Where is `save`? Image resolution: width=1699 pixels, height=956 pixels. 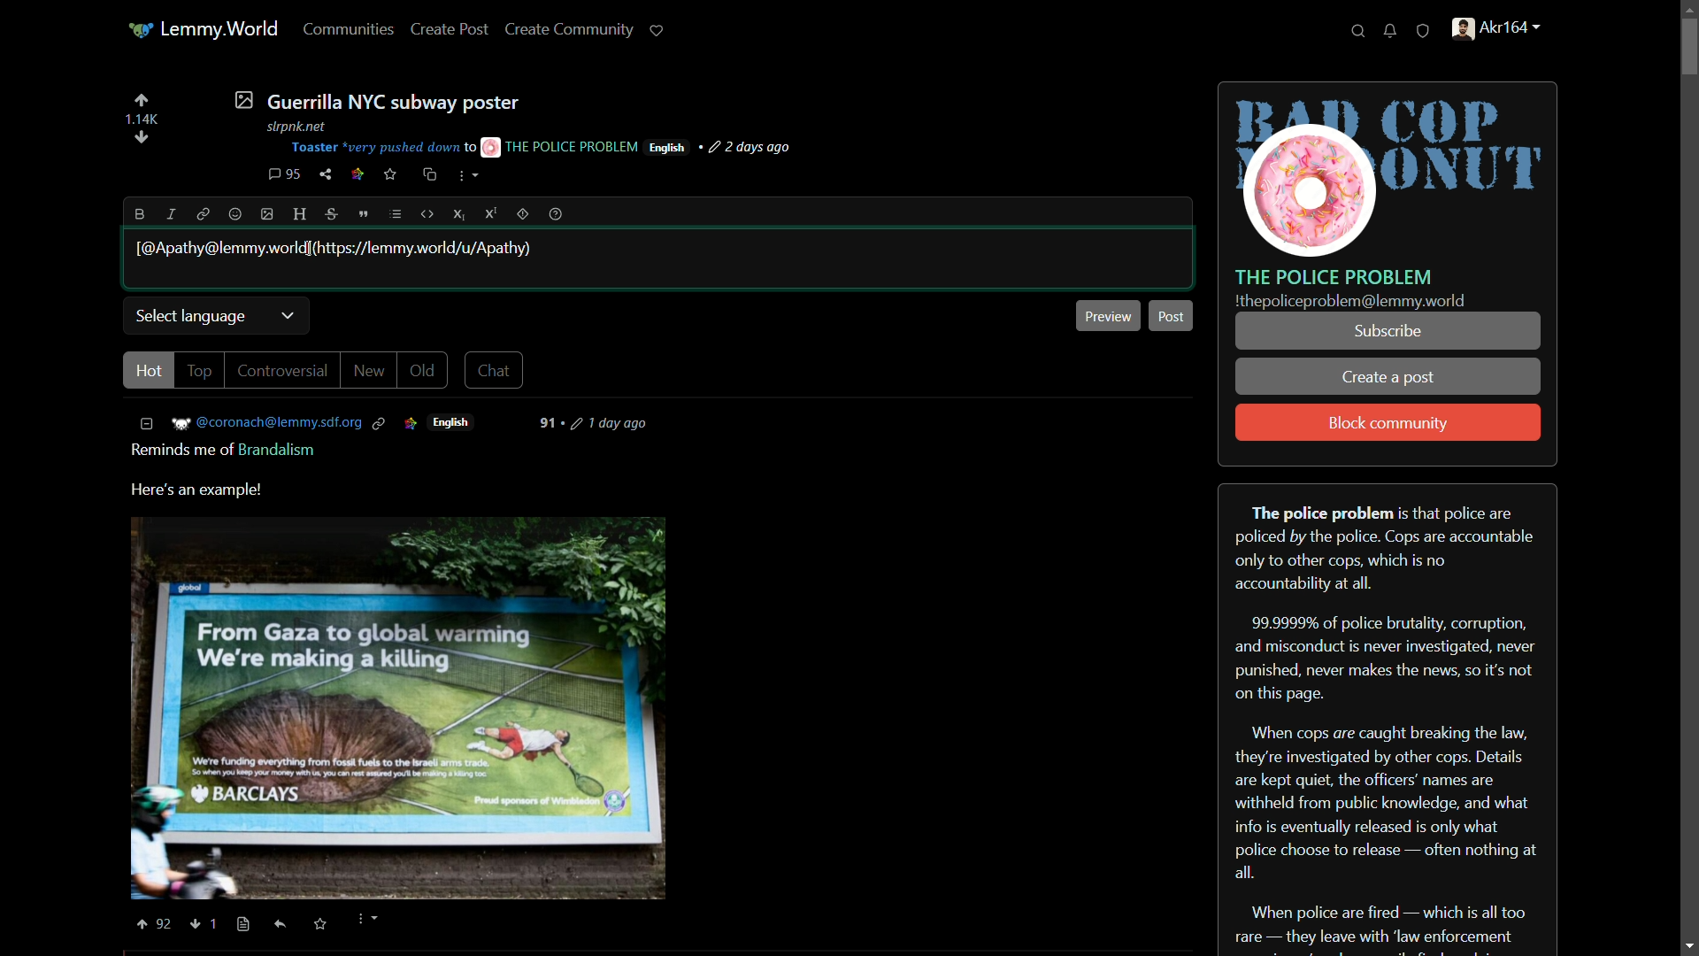 save is located at coordinates (391, 174).